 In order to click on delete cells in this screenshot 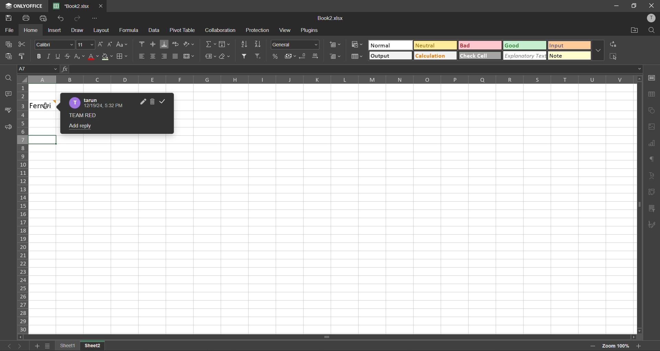, I will do `click(334, 57)`.